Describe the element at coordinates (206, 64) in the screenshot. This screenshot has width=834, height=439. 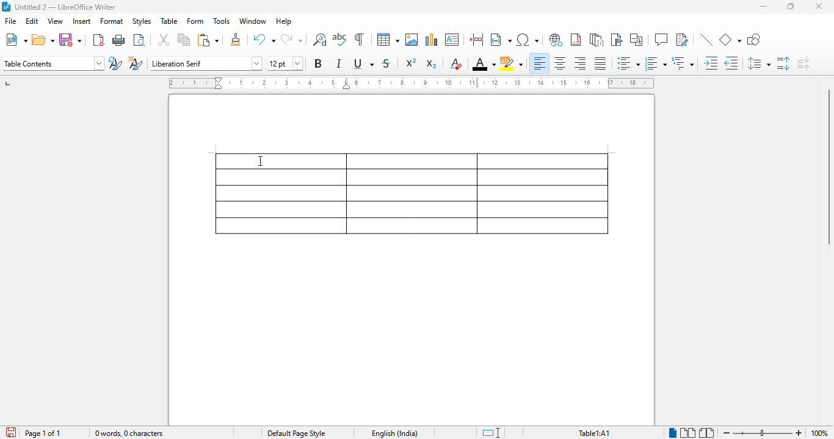
I see `font name` at that location.